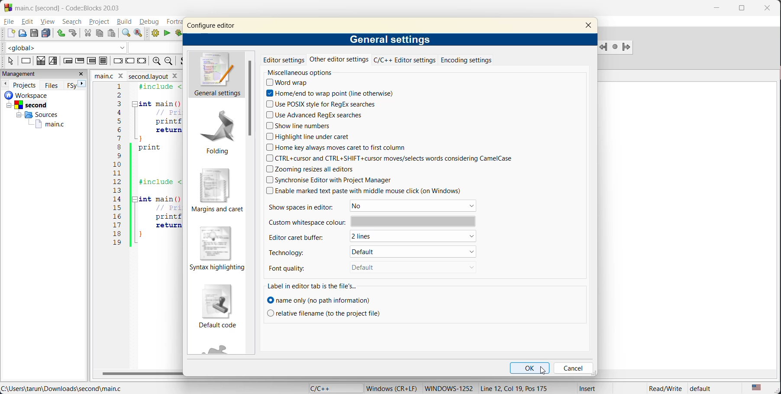  I want to click on decision, so click(39, 61).